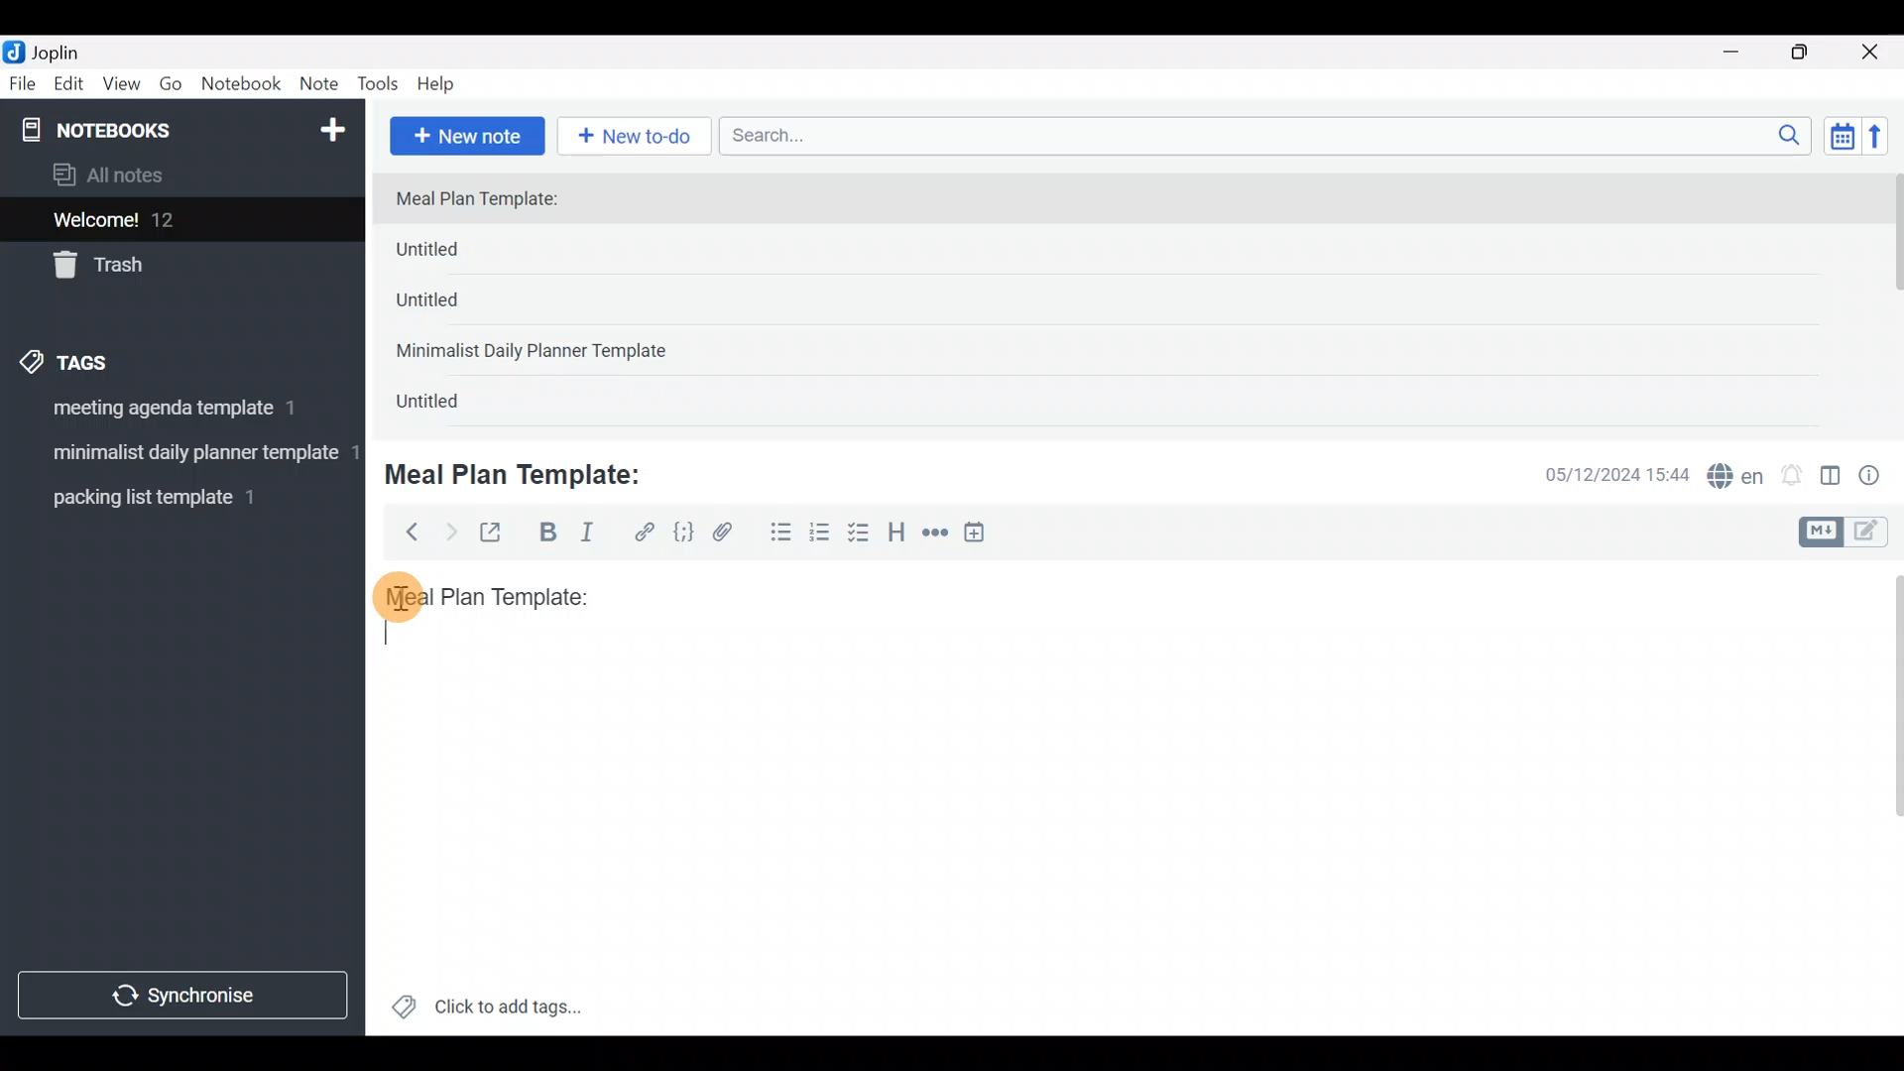 This screenshot has height=1071, width=1904. Describe the element at coordinates (776, 534) in the screenshot. I see `Bulleted list` at that location.